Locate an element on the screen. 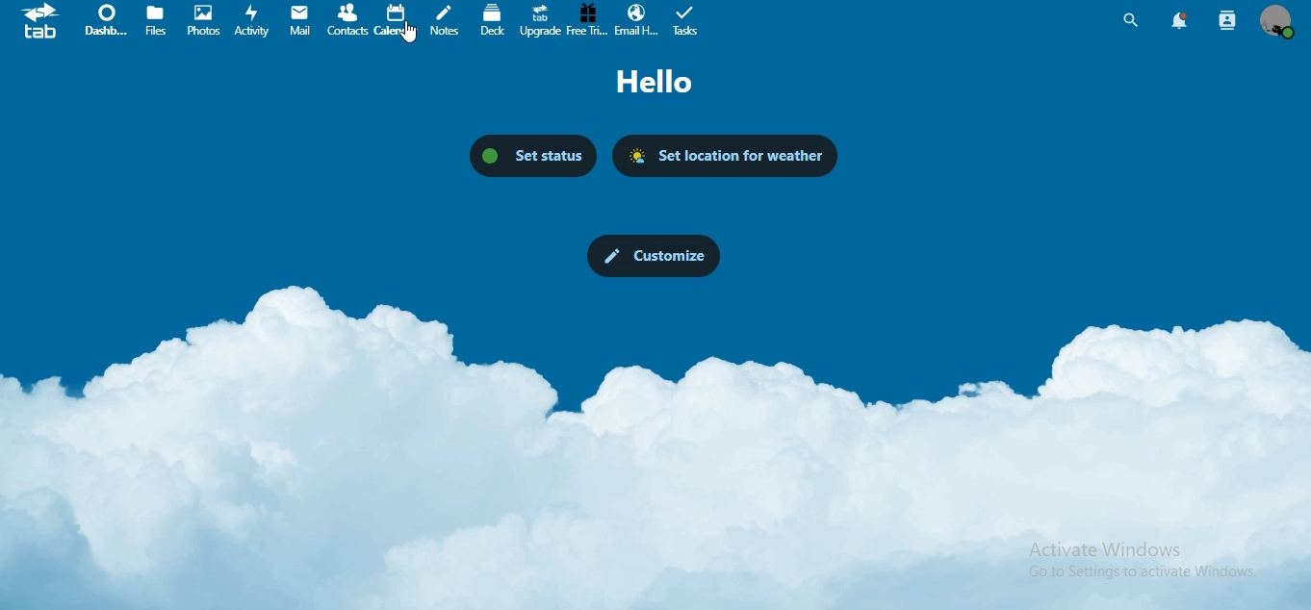  free trial is located at coordinates (587, 20).